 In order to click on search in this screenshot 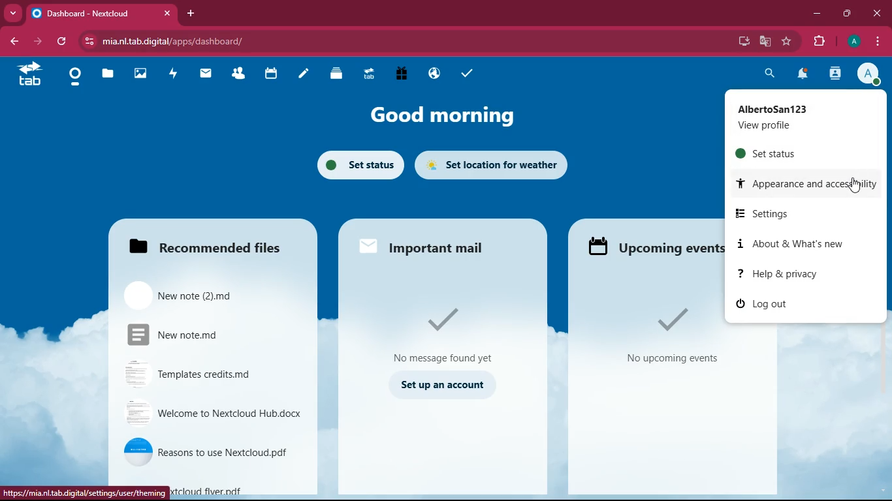, I will do `click(768, 75)`.